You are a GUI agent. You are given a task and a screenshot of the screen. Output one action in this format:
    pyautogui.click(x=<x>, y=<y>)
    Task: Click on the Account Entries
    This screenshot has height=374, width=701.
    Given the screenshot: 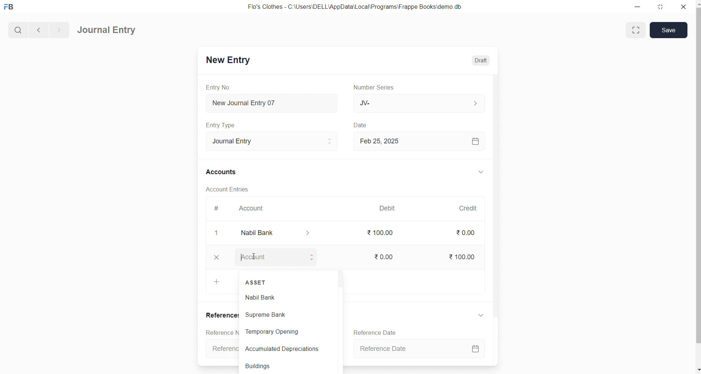 What is the action you would take?
    pyautogui.click(x=225, y=189)
    